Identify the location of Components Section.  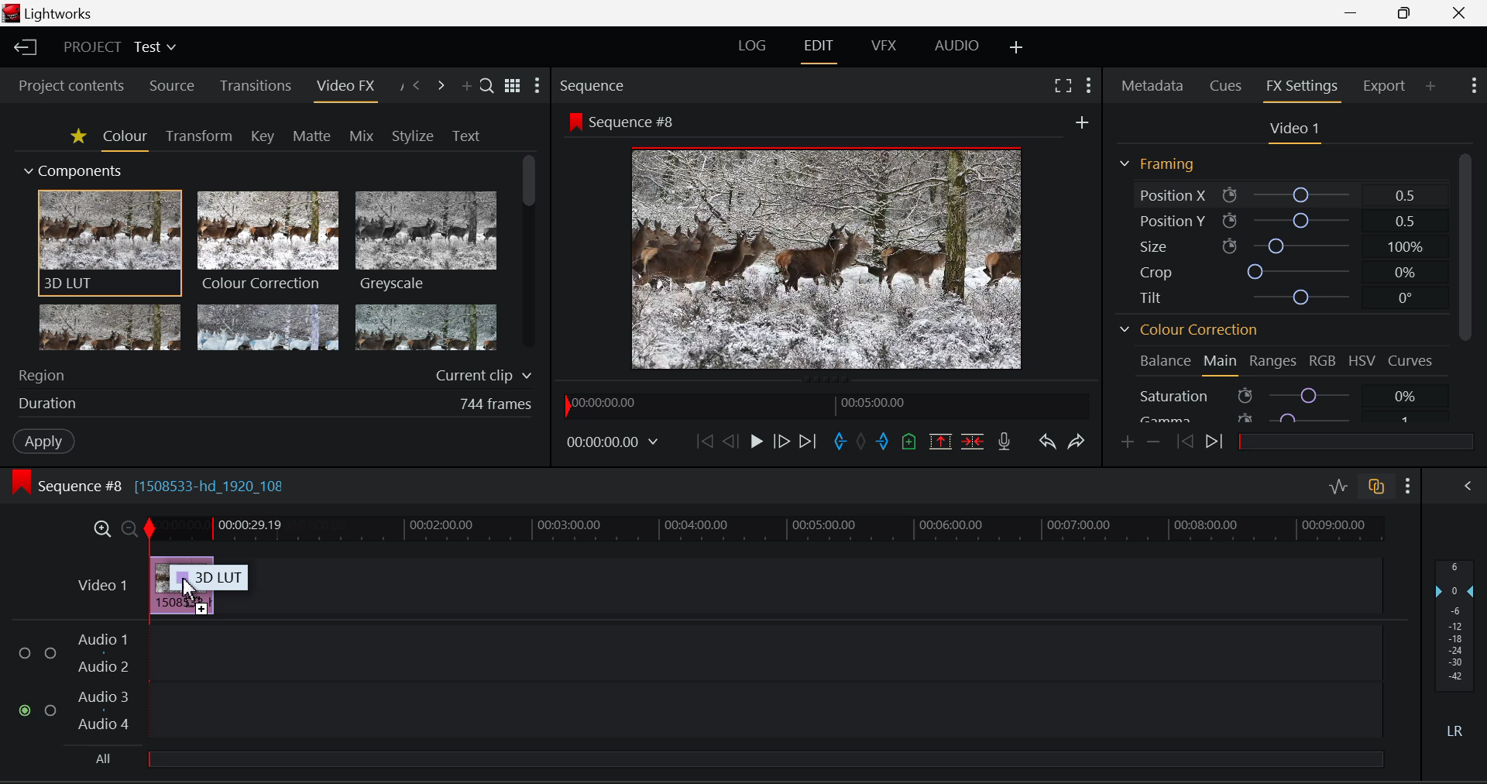
(75, 169).